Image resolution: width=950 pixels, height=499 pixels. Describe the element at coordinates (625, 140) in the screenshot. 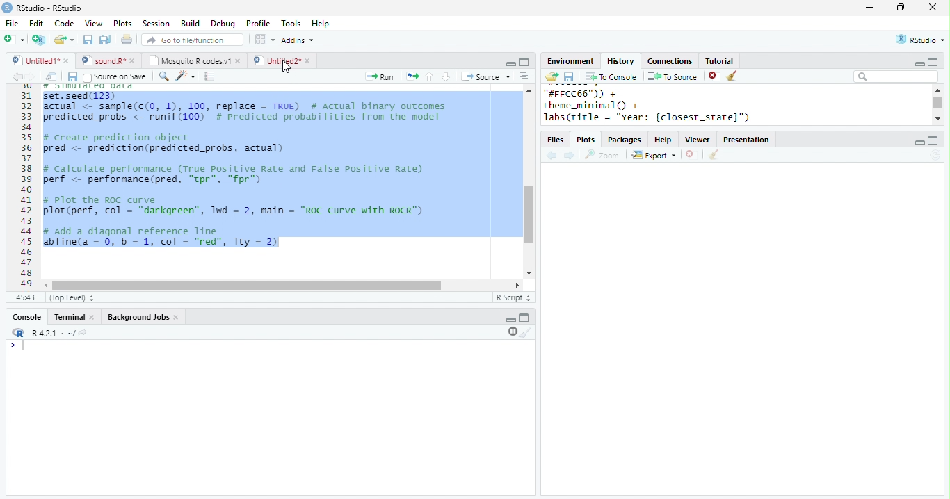

I see `Packages` at that location.